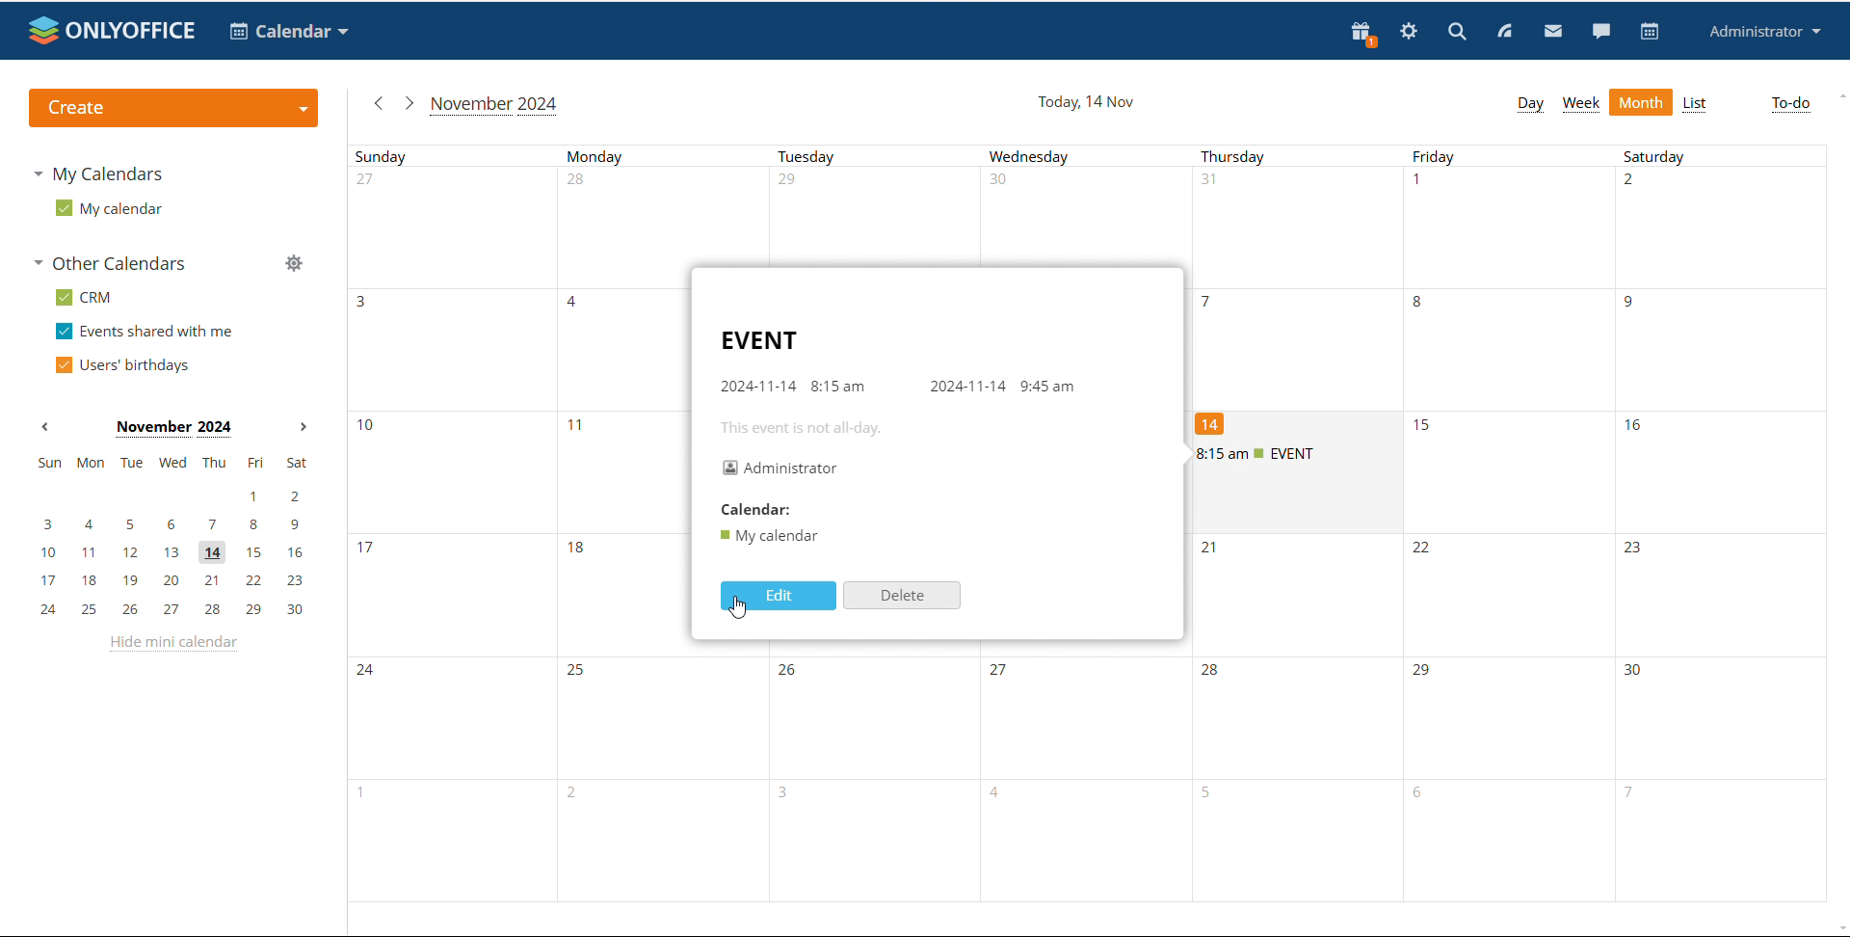  I want to click on Sunday, Monday, Tuesday, Wednesday, Thursday, Friday, Saturday, so click(1095, 154).